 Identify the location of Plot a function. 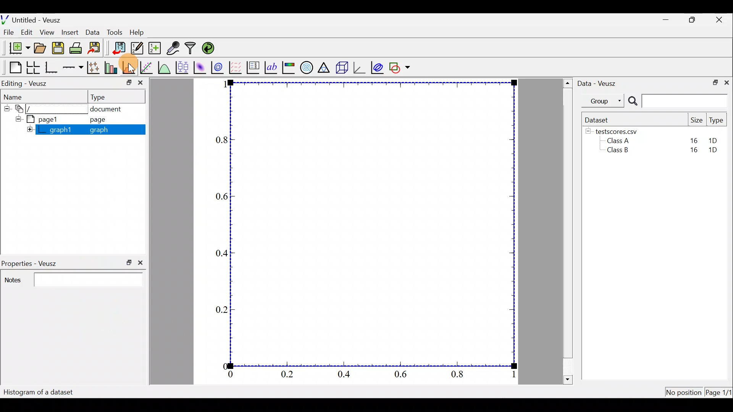
(164, 67).